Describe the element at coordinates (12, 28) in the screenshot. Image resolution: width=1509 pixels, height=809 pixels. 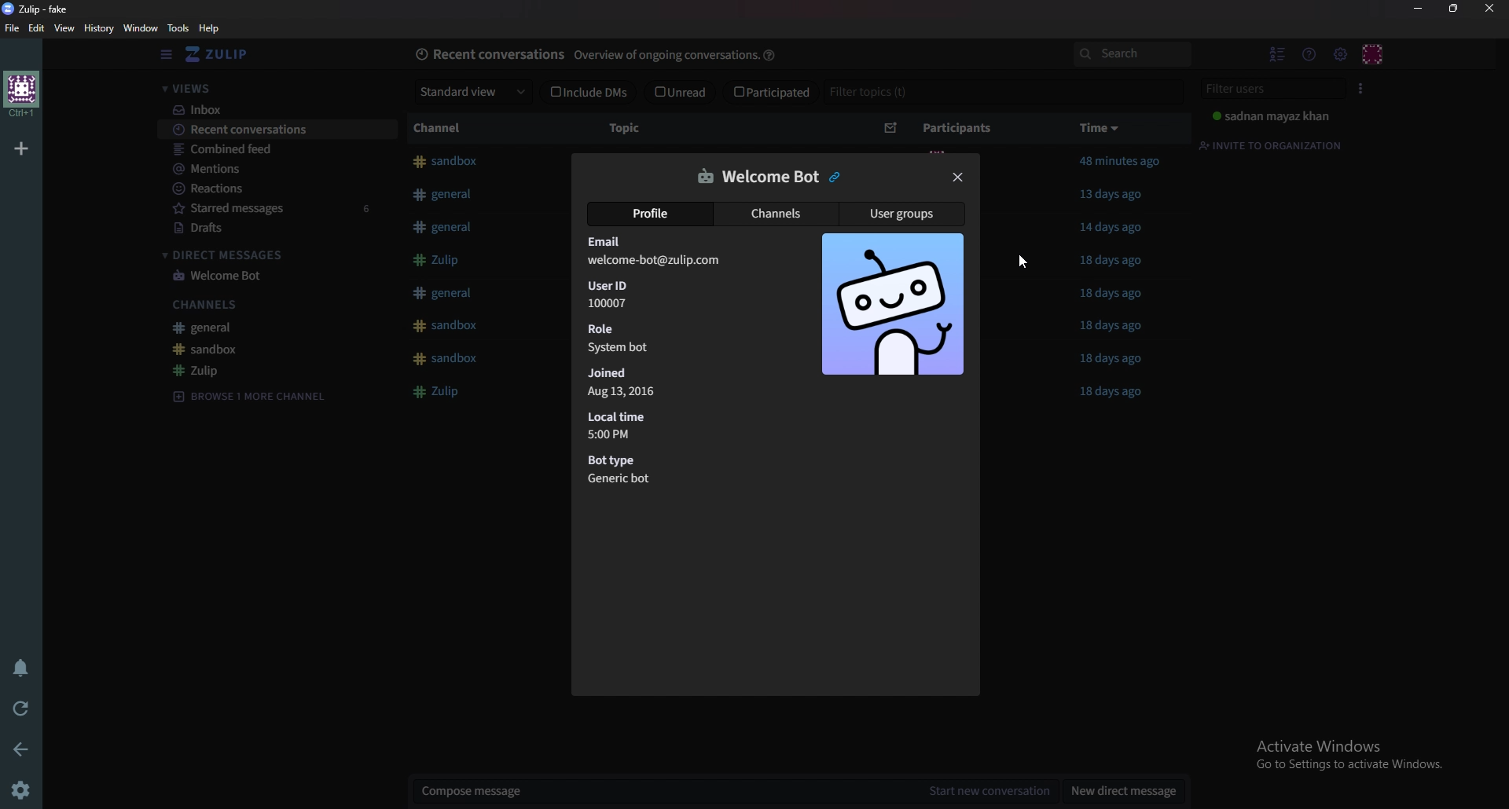
I see `File` at that location.